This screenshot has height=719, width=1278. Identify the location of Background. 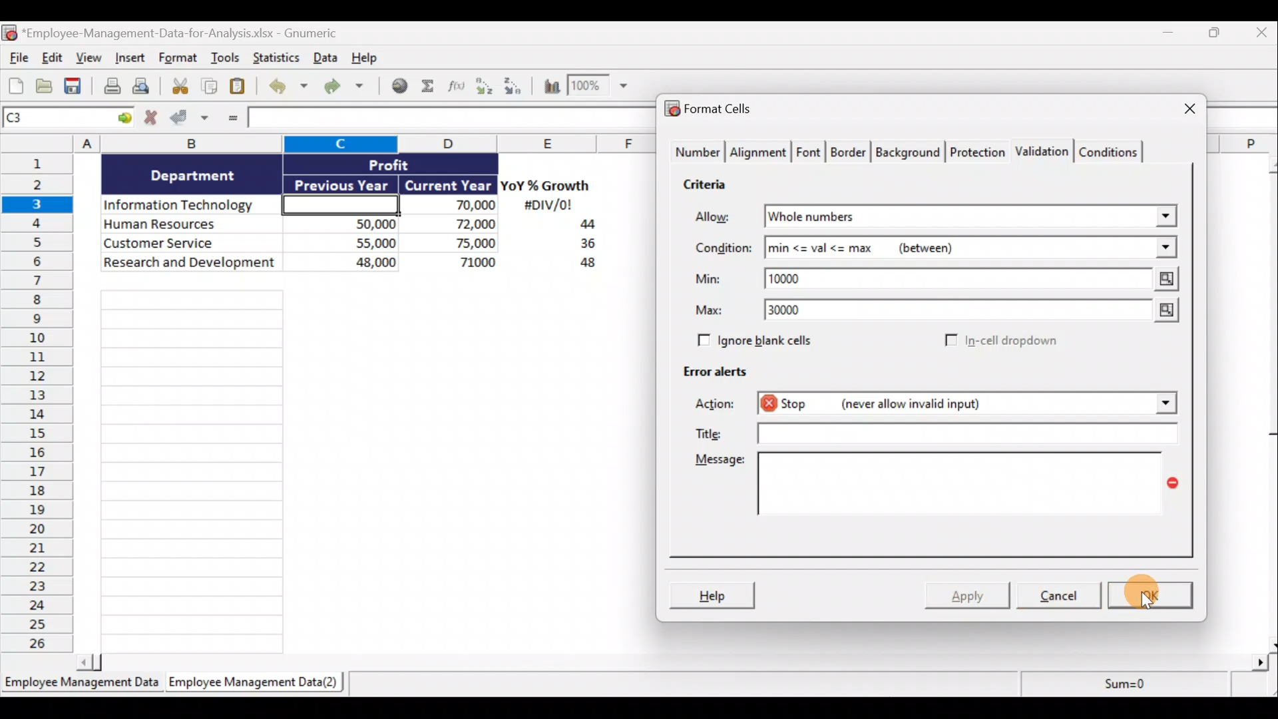
(911, 152).